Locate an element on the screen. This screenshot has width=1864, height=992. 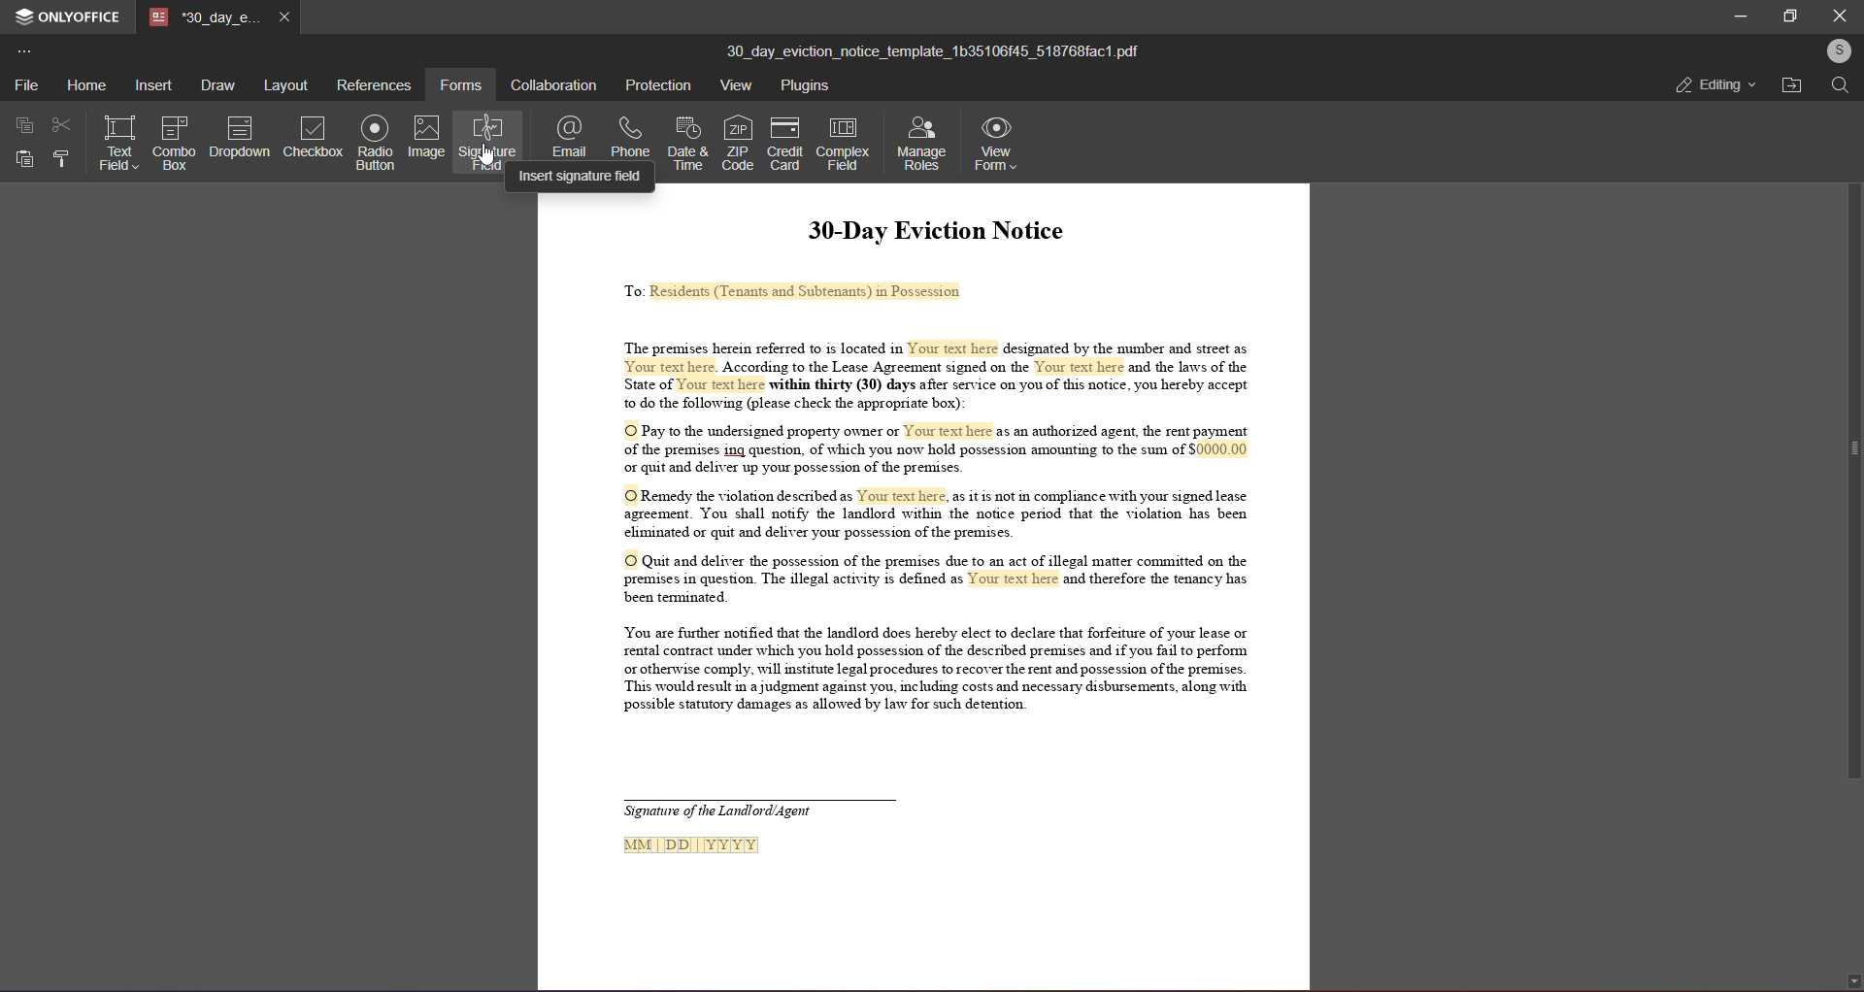
collaboration is located at coordinates (556, 83).